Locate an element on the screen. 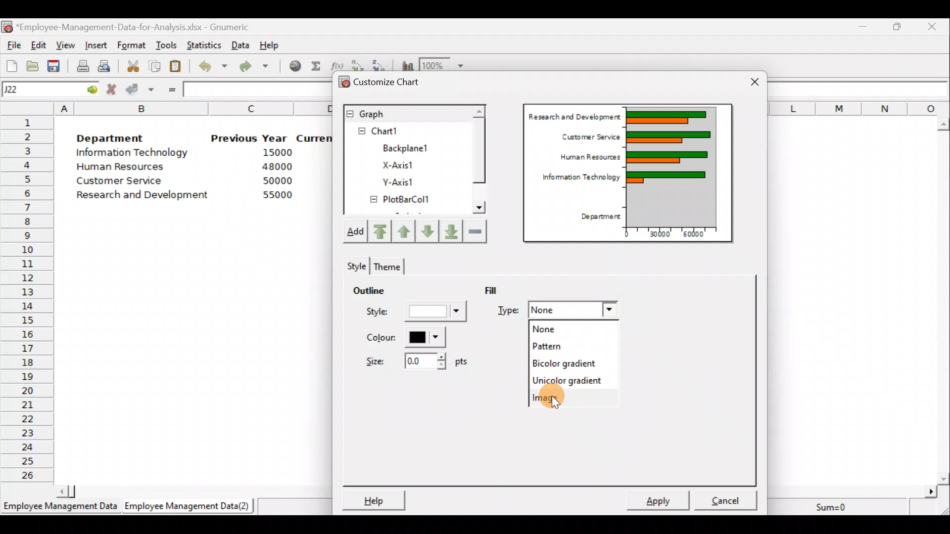 This screenshot has height=534, width=950. Information Technology is located at coordinates (133, 154).